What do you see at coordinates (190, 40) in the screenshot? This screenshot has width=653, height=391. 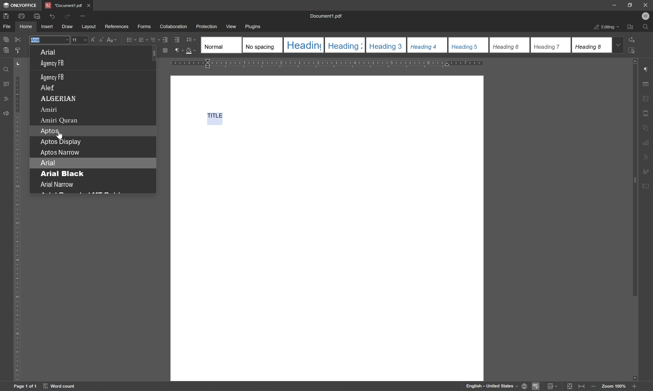 I see `line spacing` at bounding box center [190, 40].